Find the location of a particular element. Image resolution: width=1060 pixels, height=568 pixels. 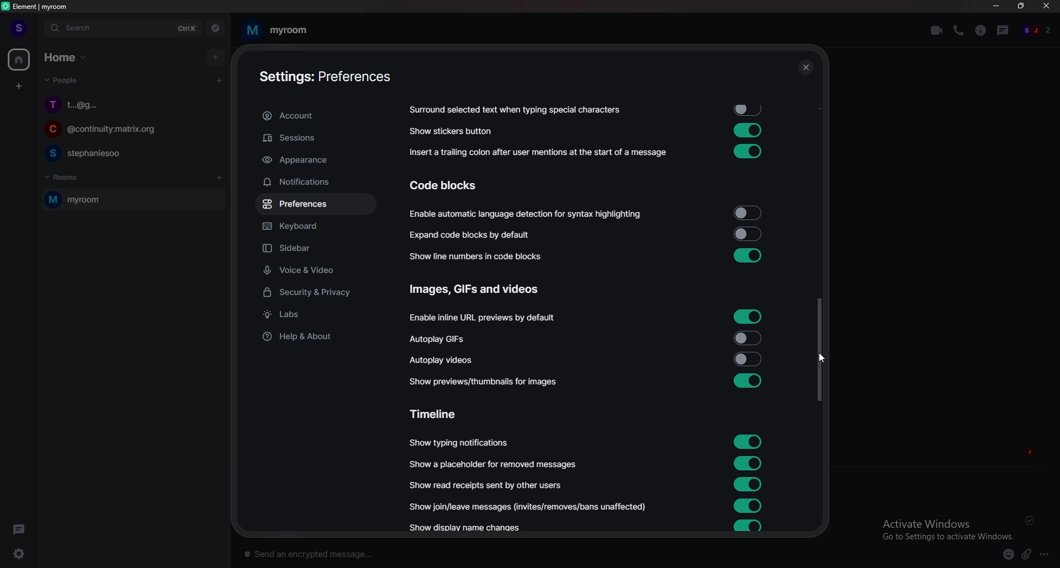

sidebar is located at coordinates (319, 249).